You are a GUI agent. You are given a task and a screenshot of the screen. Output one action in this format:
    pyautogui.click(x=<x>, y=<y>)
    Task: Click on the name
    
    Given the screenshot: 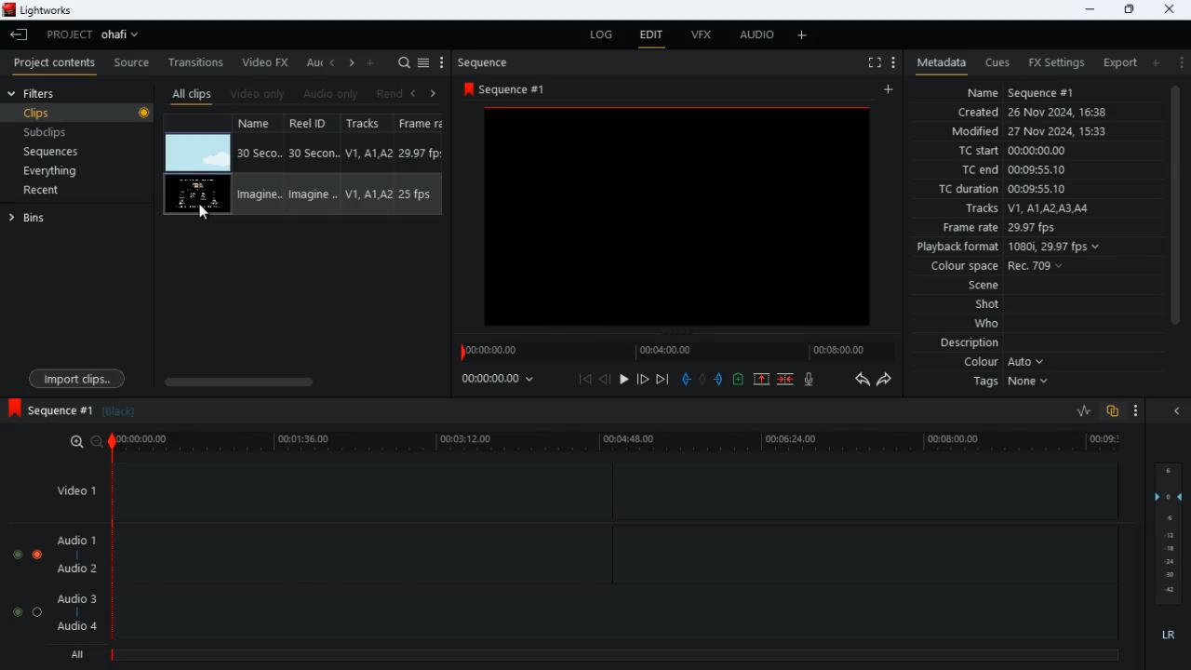 What is the action you would take?
    pyautogui.click(x=1042, y=93)
    